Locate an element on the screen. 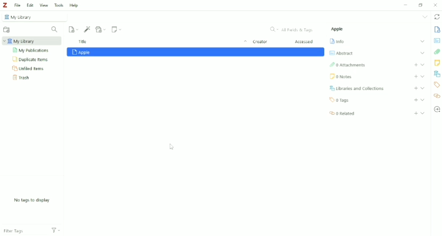 Image resolution: width=442 pixels, height=236 pixels. Add Item (S) by Identifier is located at coordinates (87, 29).